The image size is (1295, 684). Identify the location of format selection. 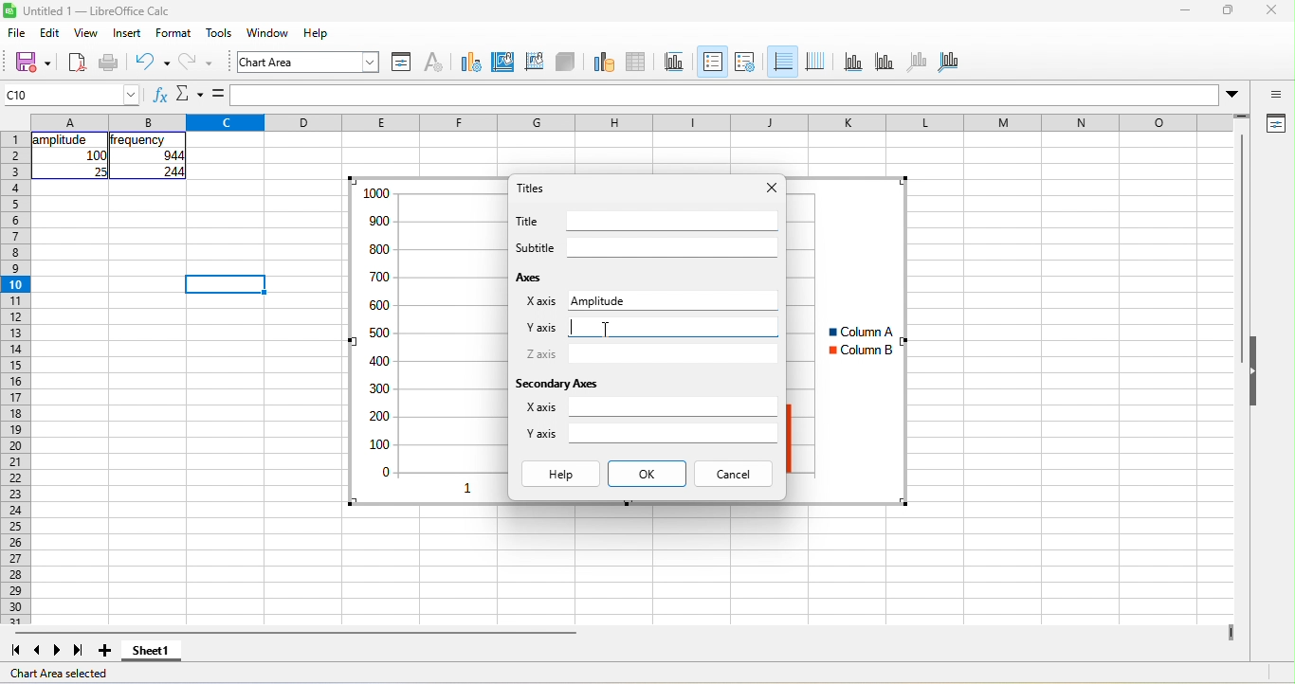
(402, 63).